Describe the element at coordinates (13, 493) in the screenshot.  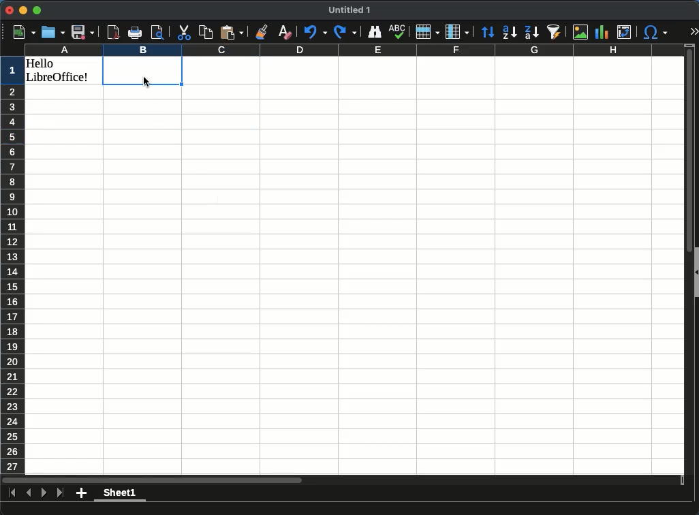
I see `last sheet` at that location.